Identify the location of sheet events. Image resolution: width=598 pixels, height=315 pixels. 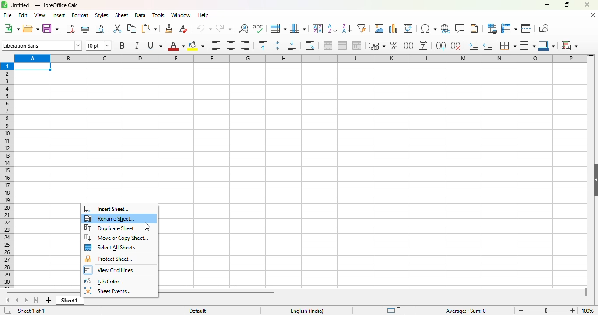
(108, 291).